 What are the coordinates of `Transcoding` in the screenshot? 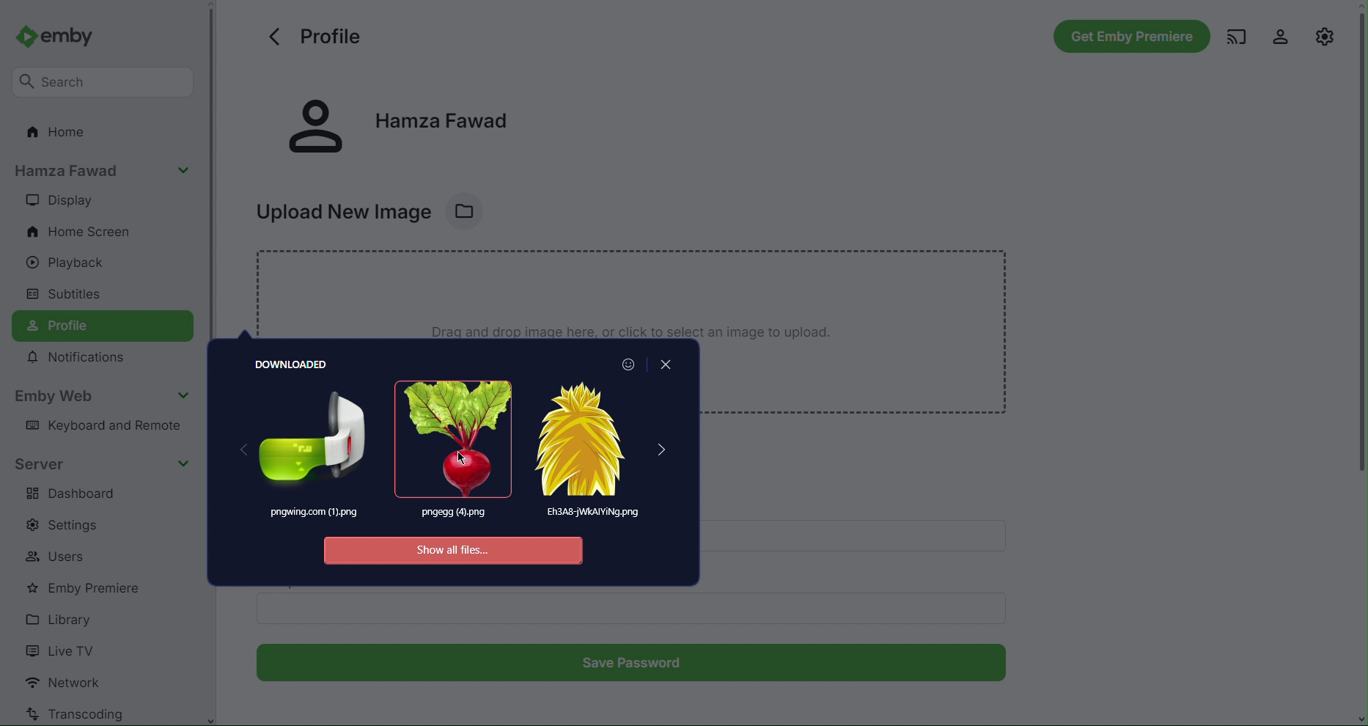 It's located at (76, 714).